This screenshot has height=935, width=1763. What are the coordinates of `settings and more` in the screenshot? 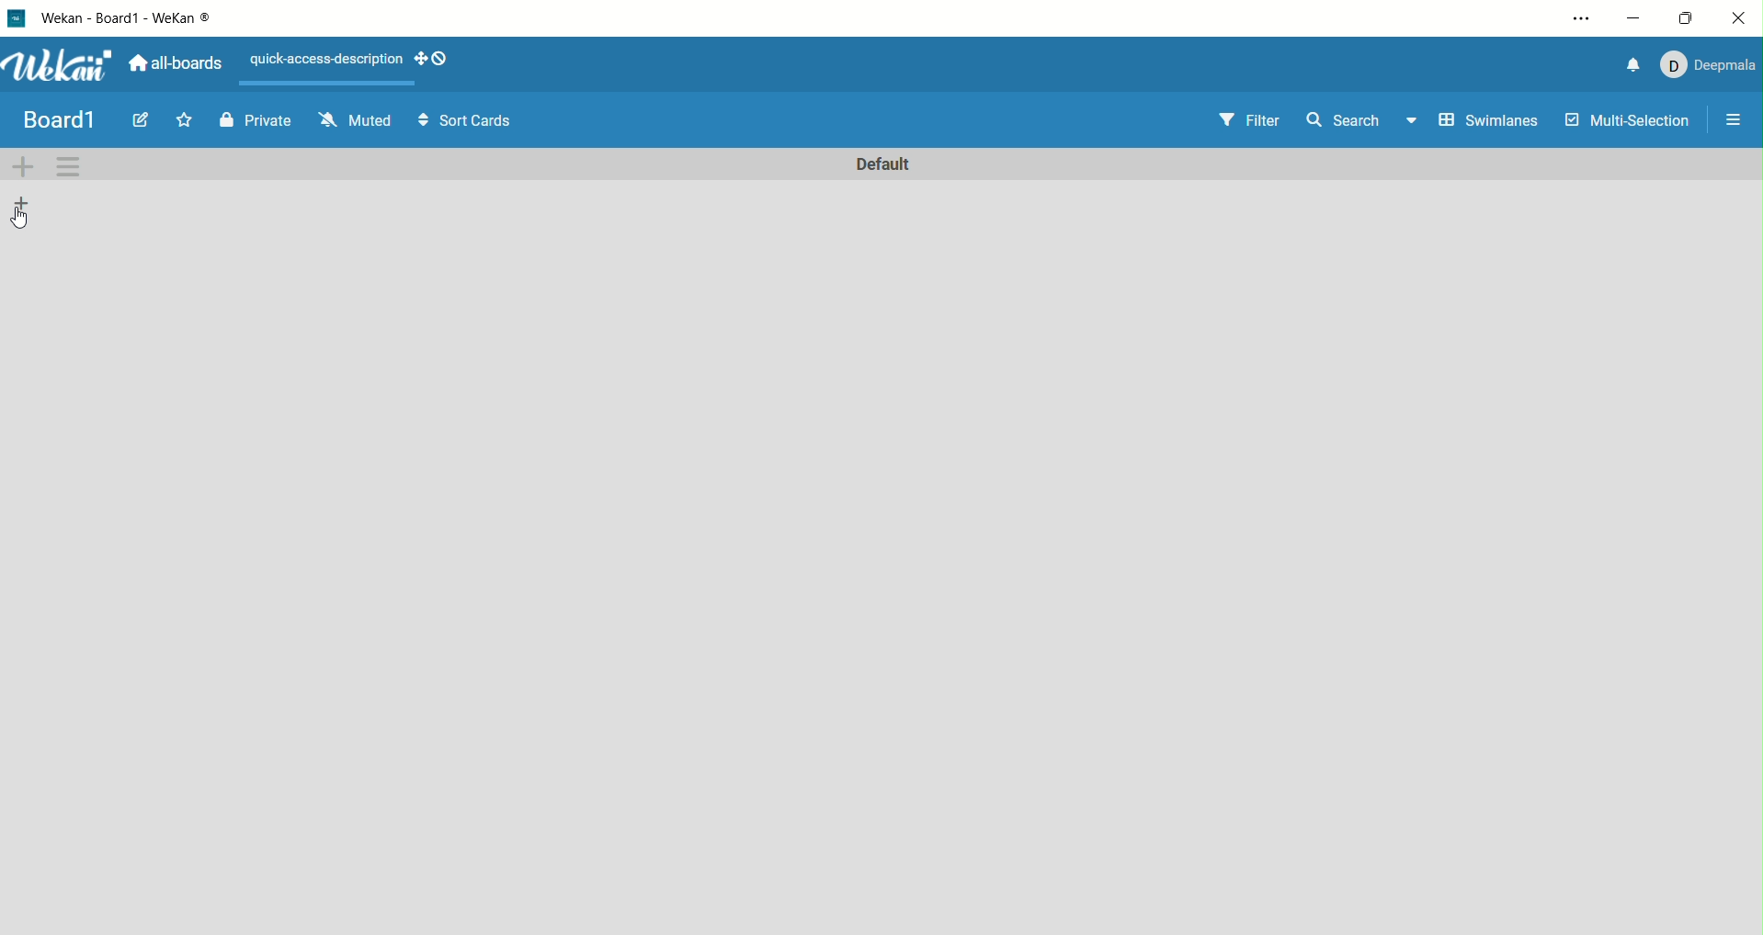 It's located at (1581, 18).